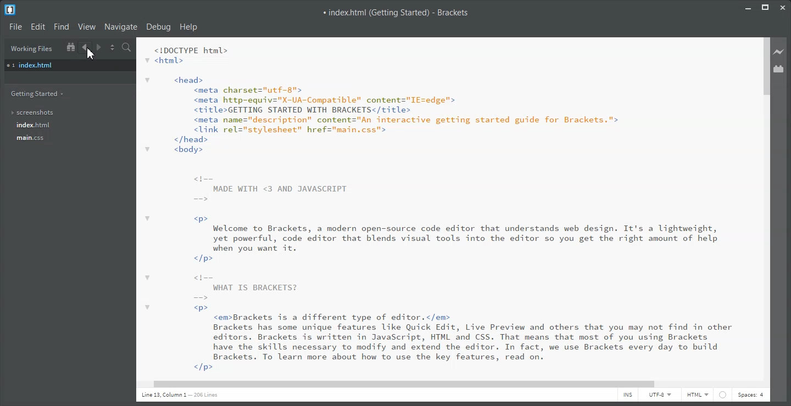 Image resolution: width=791 pixels, height=406 pixels. I want to click on Text, so click(397, 13).